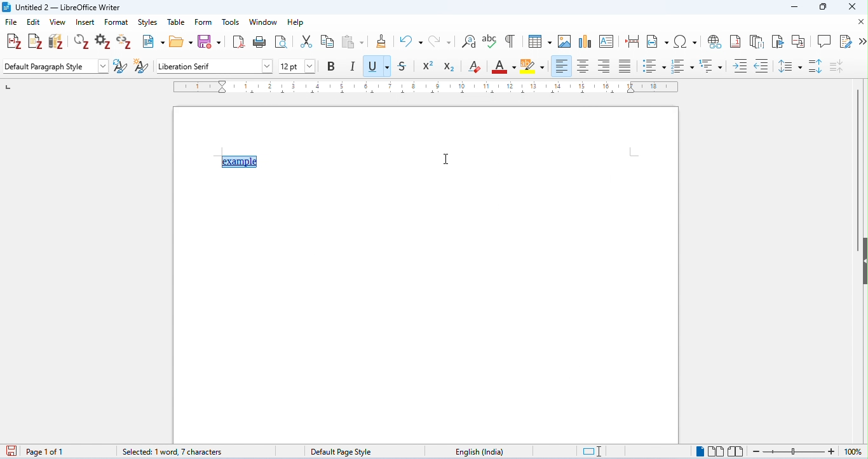 This screenshot has height=459, width=868. What do you see at coordinates (862, 263) in the screenshot?
I see `hide` at bounding box center [862, 263].